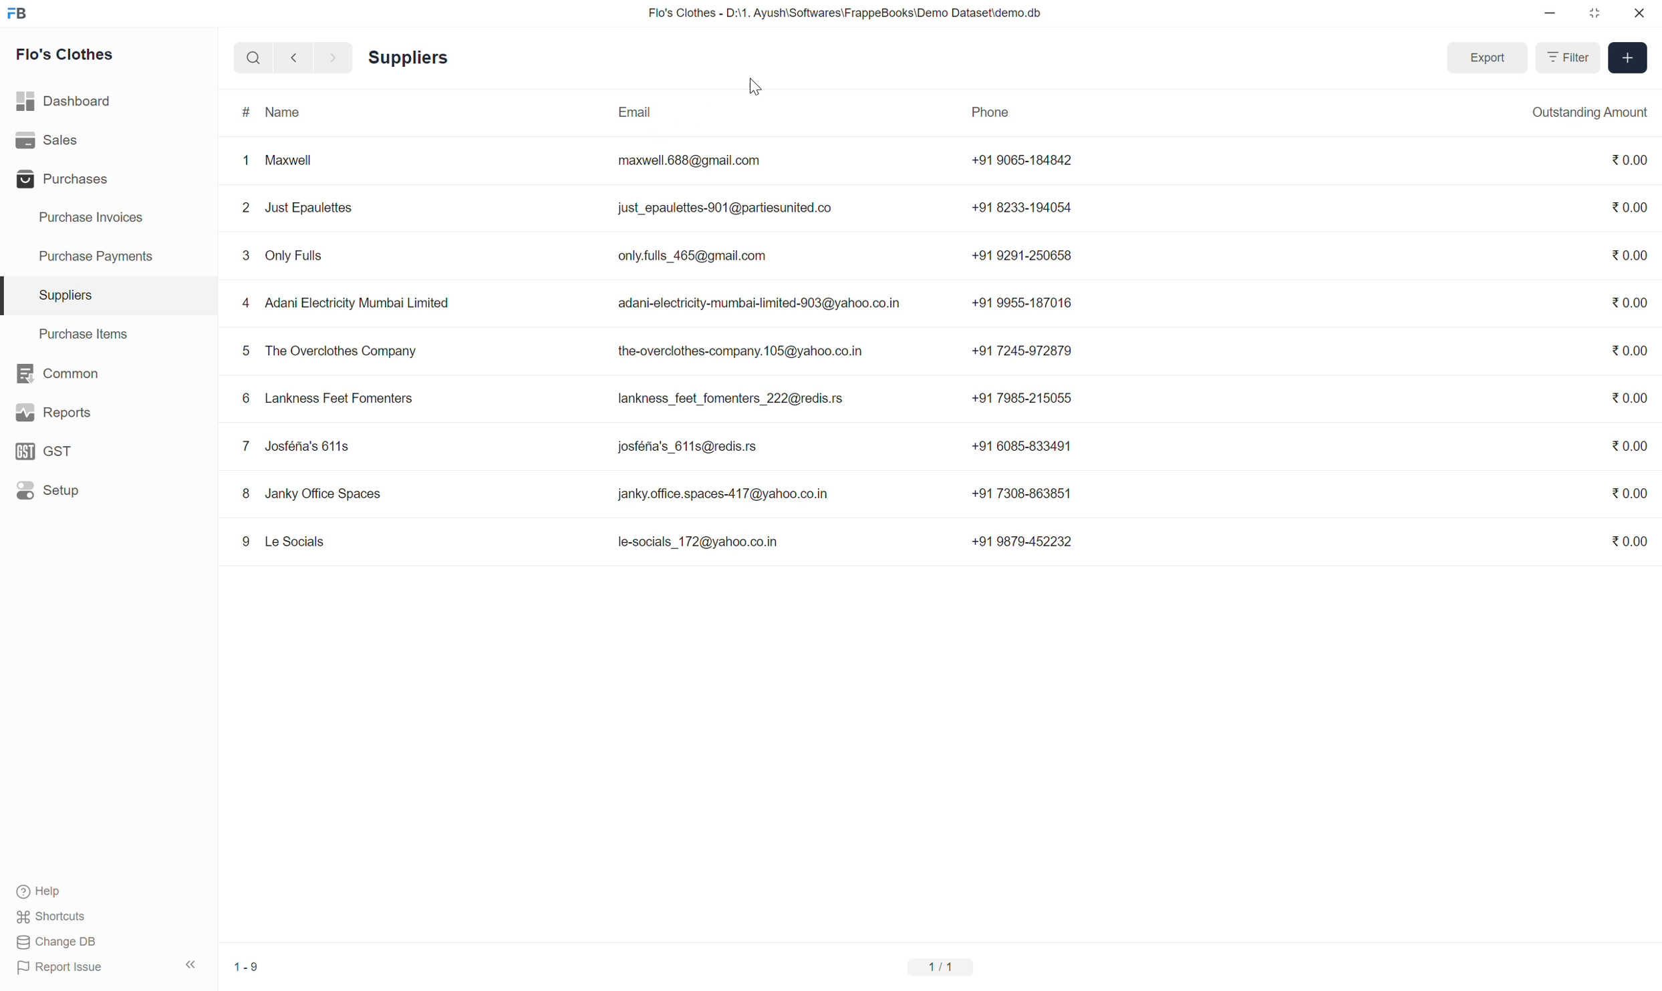 The height and width of the screenshot is (991, 1662). What do you see at coordinates (1026, 160) in the screenshot?
I see `+91 9065-184842` at bounding box center [1026, 160].